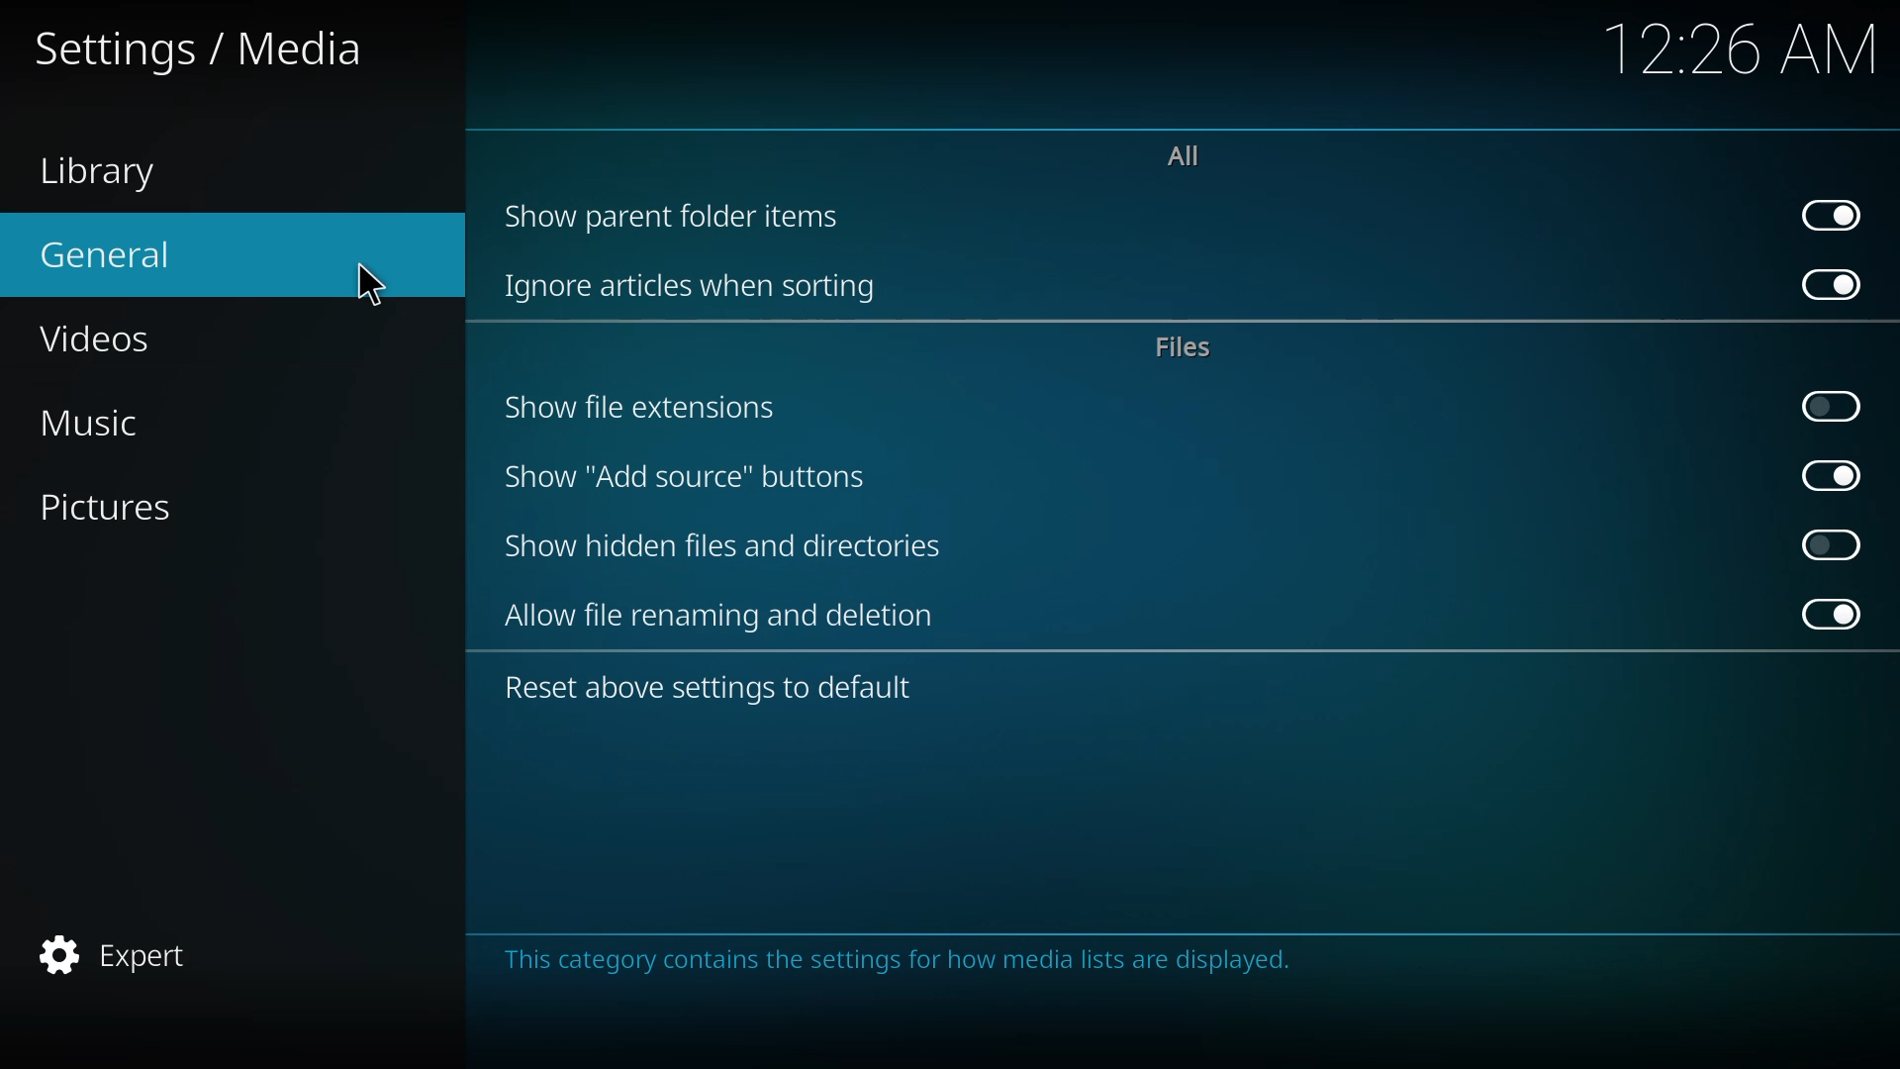  Describe the element at coordinates (211, 55) in the screenshot. I see `settings media` at that location.